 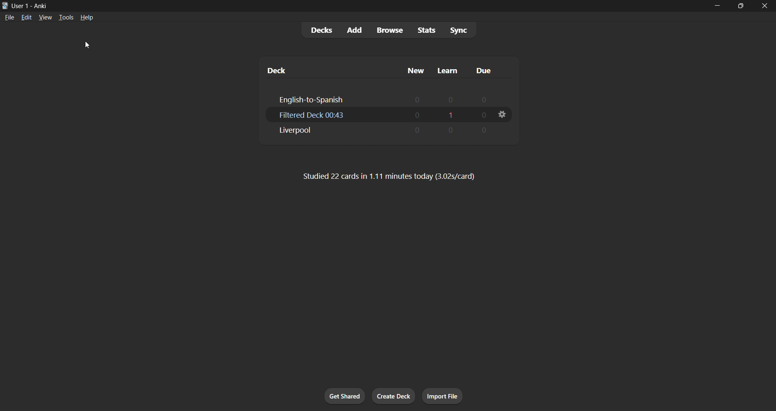 I want to click on decks, so click(x=314, y=29).